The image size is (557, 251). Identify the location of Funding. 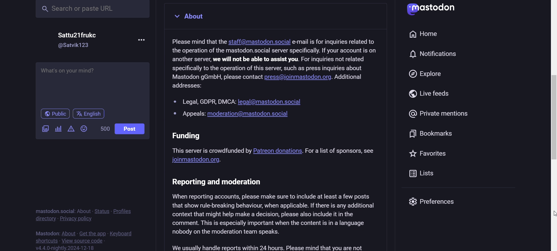
(211, 143).